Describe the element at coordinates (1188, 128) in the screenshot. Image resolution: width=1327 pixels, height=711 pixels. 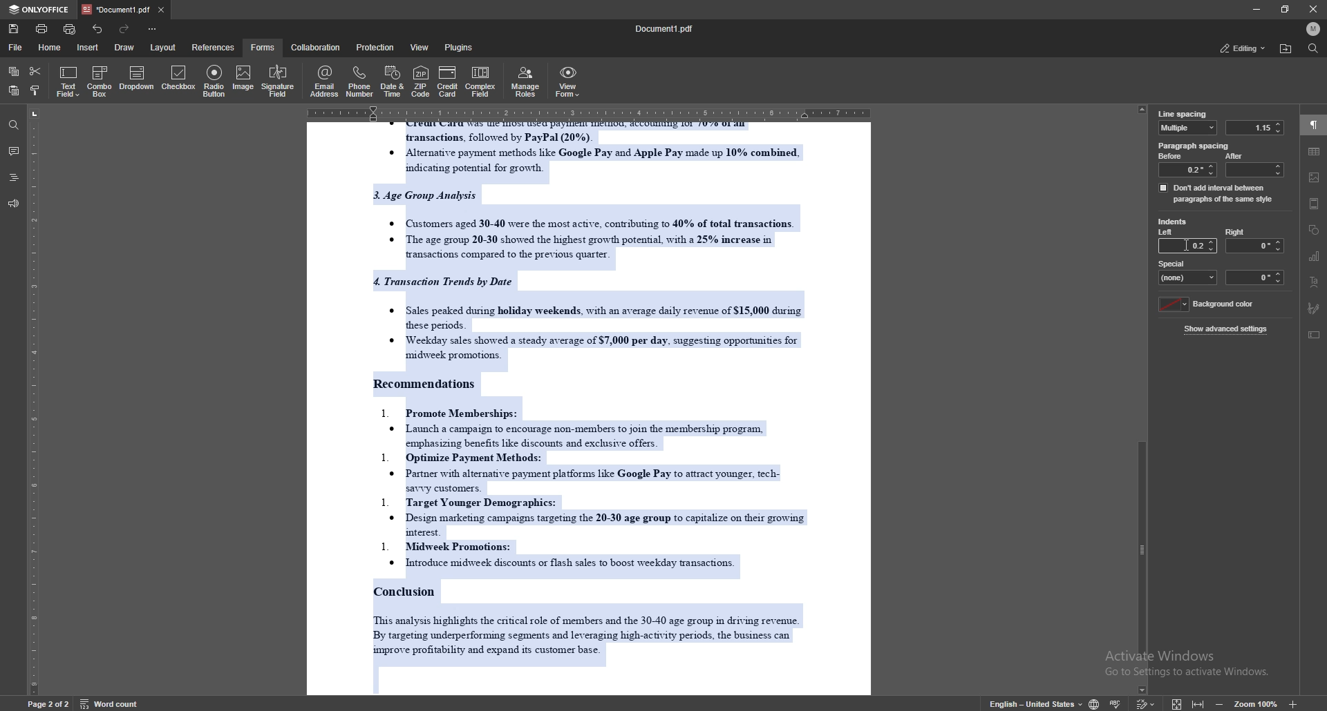
I see `line spacing type` at that location.